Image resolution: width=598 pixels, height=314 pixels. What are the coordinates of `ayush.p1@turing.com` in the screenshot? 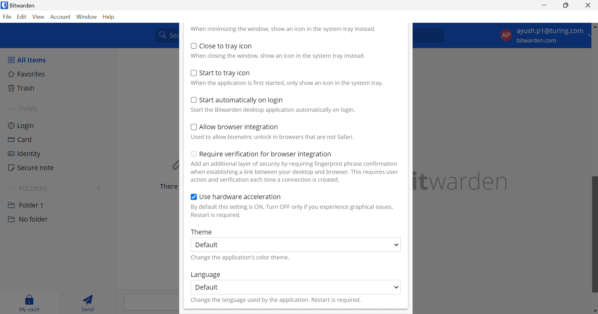 It's located at (550, 32).